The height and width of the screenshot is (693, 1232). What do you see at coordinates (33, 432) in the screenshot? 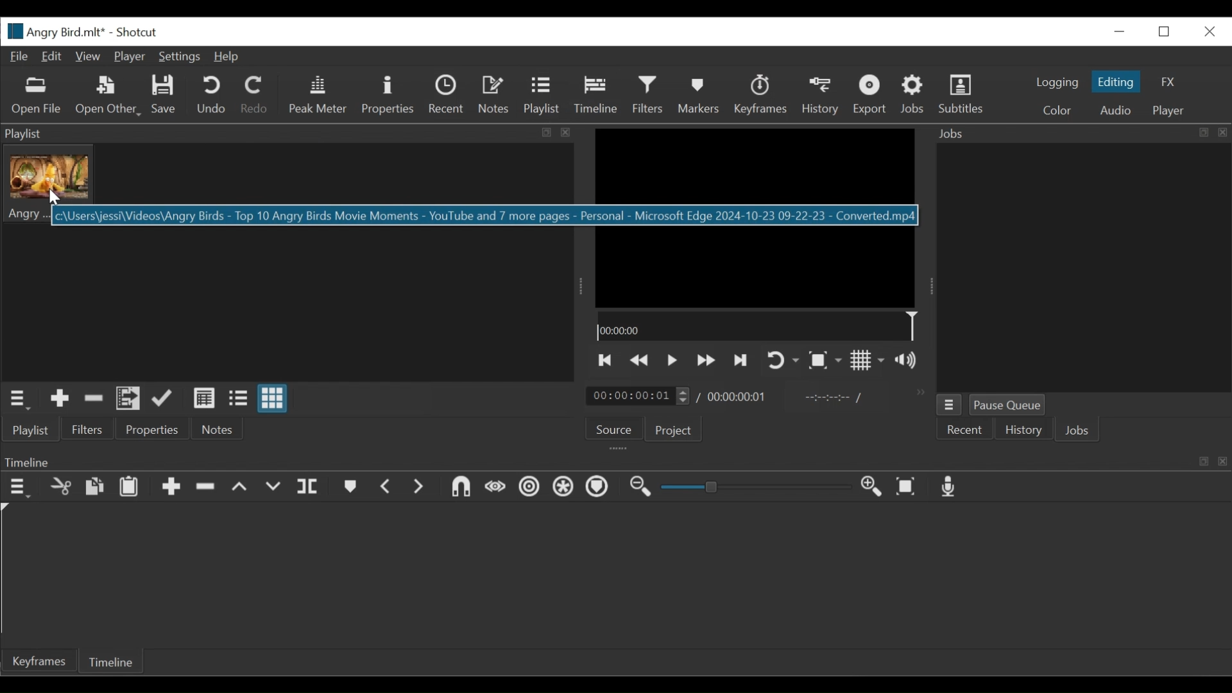
I see `Playlist` at bounding box center [33, 432].